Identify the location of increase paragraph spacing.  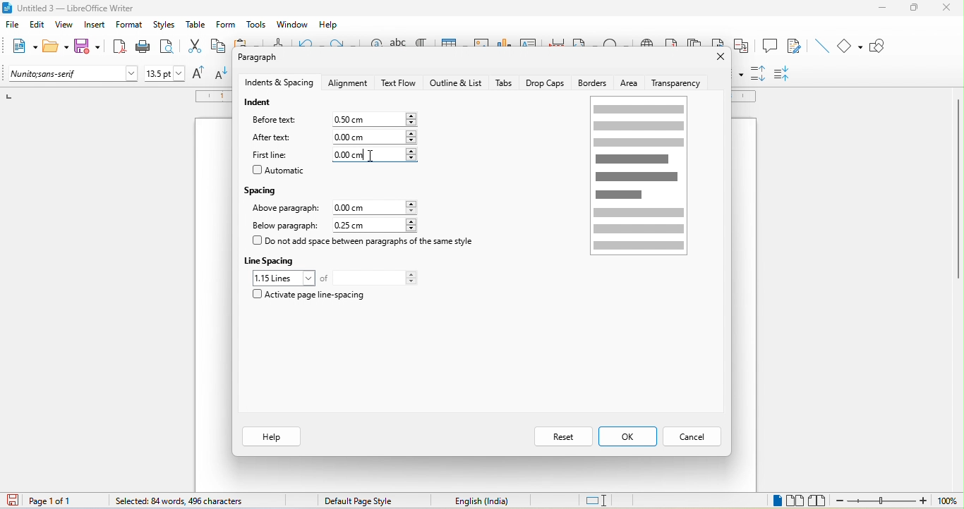
(757, 72).